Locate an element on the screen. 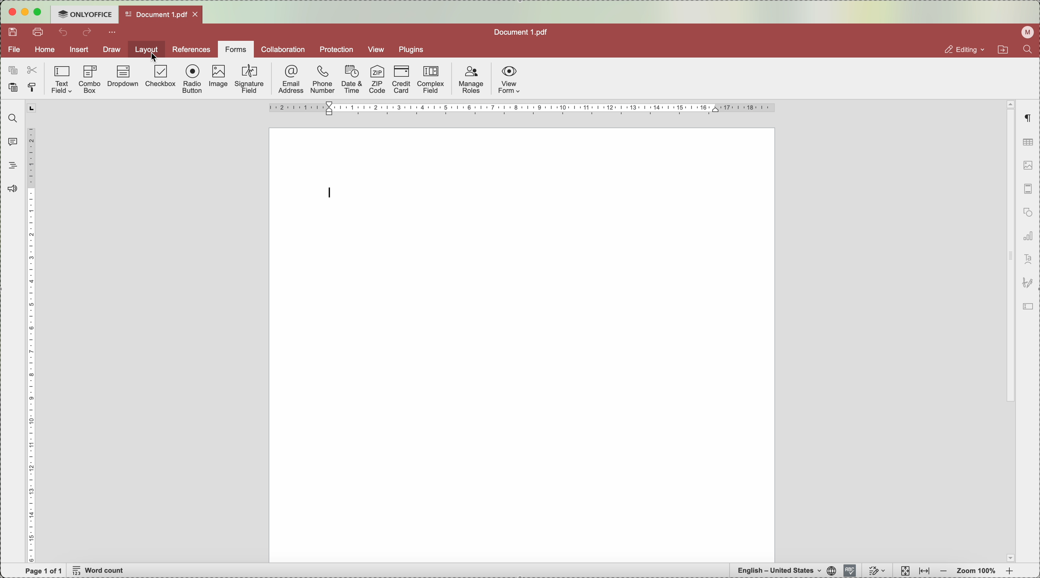 Image resolution: width=1040 pixels, height=578 pixels. spelling activated is located at coordinates (849, 570).